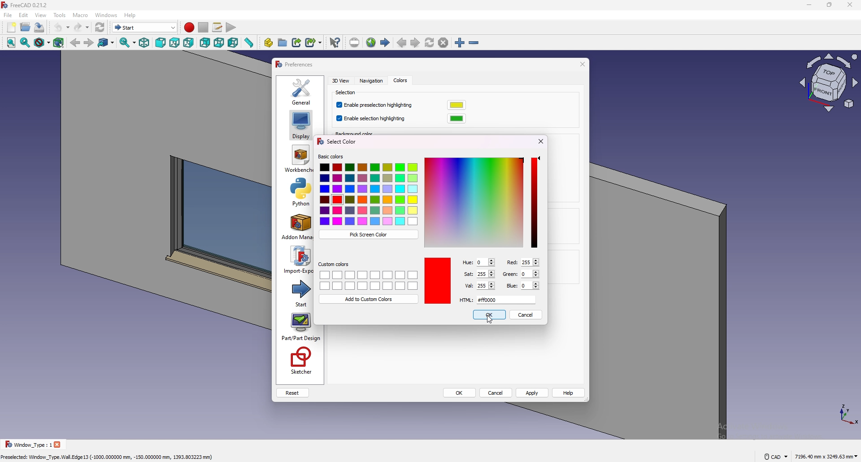 This screenshot has width=861, height=462. I want to click on bounding box, so click(59, 43).